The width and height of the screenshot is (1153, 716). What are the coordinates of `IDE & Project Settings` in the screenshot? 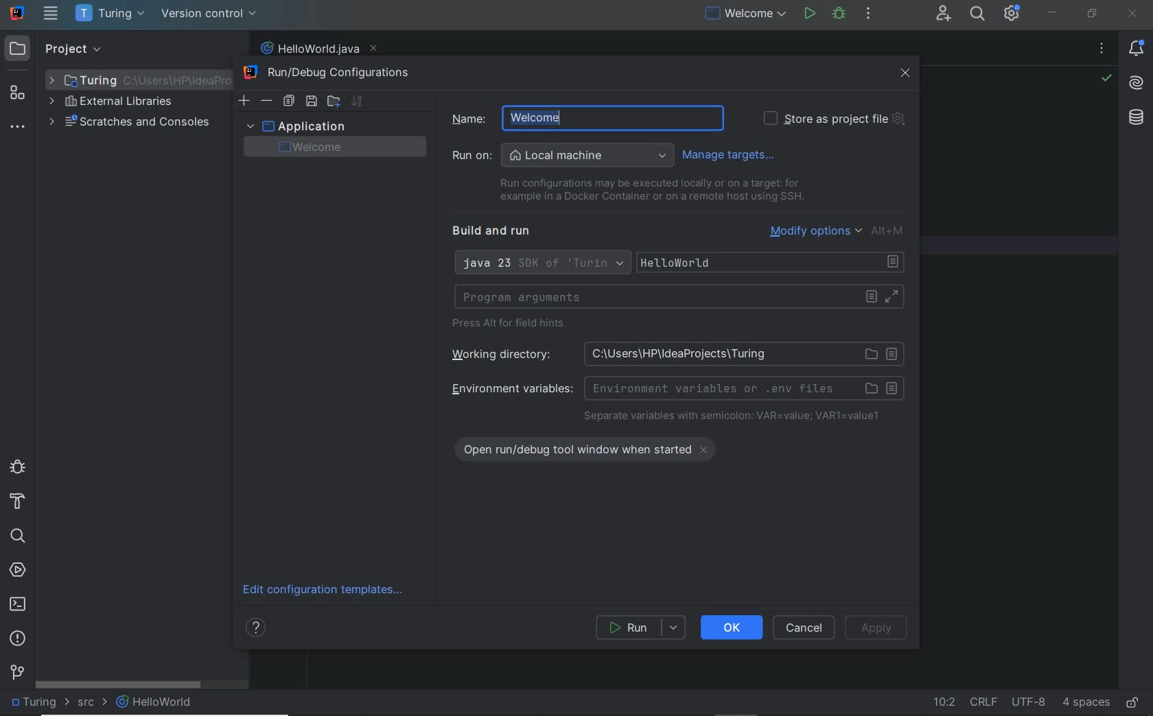 It's located at (1012, 13).